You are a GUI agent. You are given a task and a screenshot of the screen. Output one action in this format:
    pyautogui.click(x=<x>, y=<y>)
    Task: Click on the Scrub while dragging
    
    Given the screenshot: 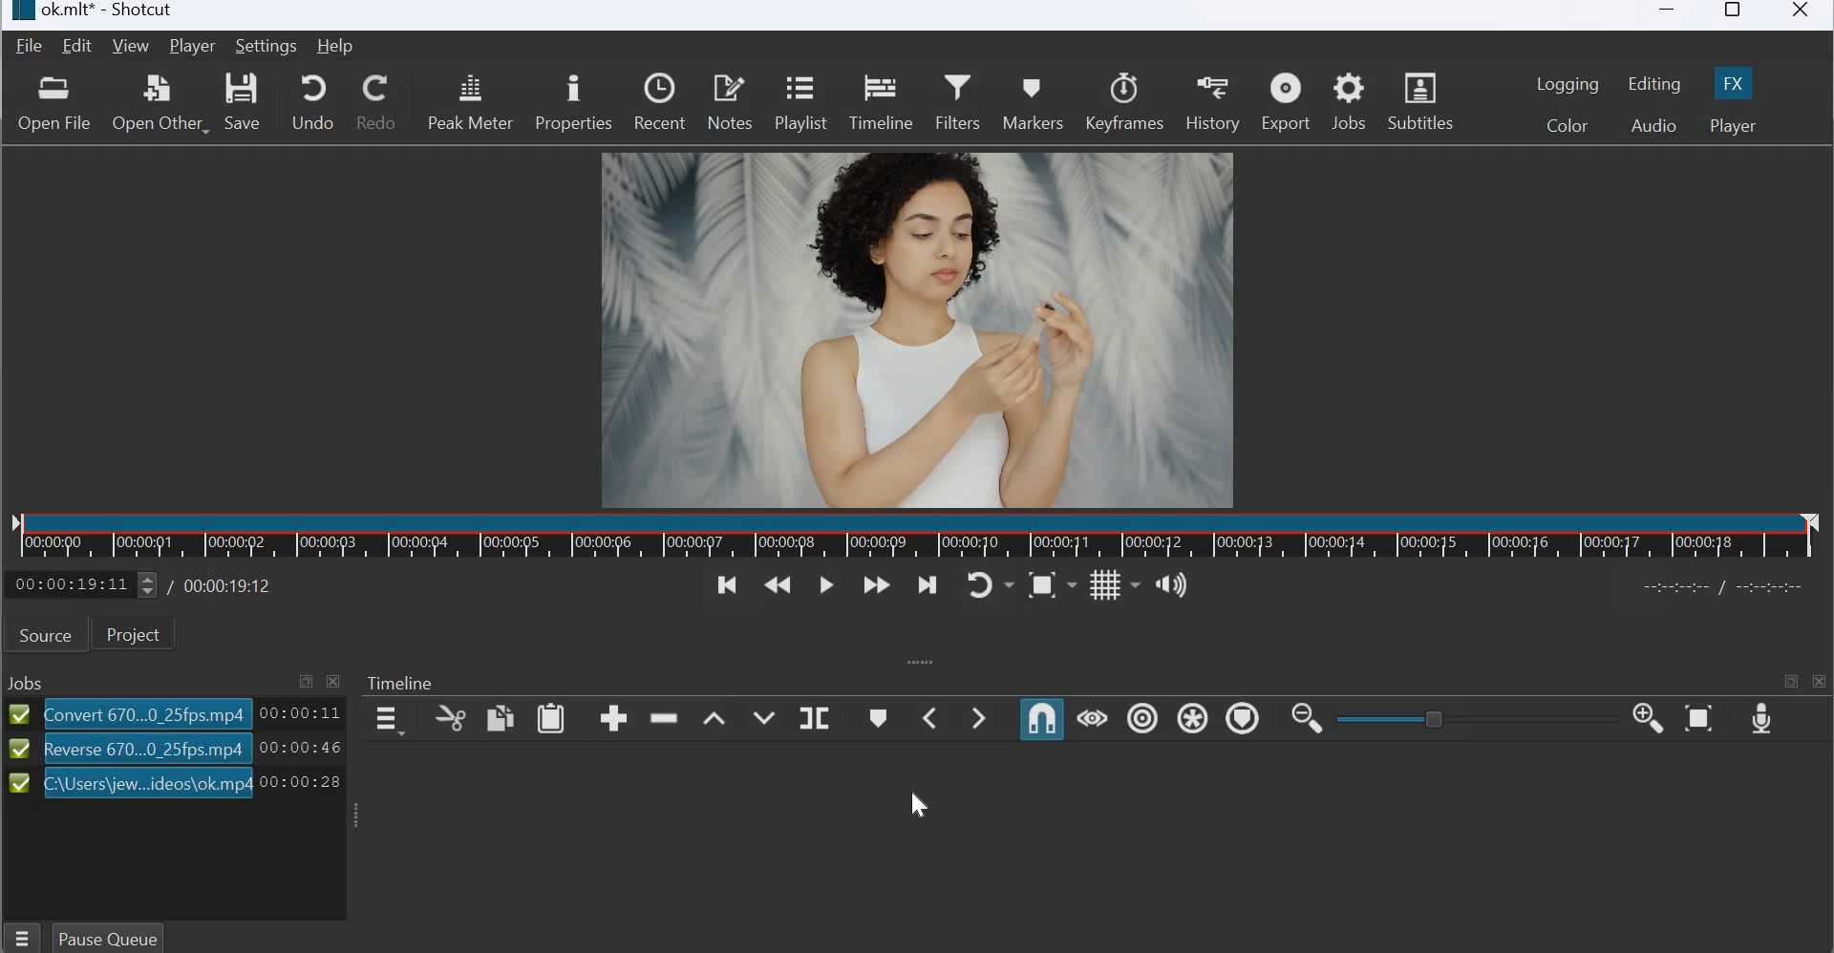 What is the action you would take?
    pyautogui.click(x=1093, y=716)
    